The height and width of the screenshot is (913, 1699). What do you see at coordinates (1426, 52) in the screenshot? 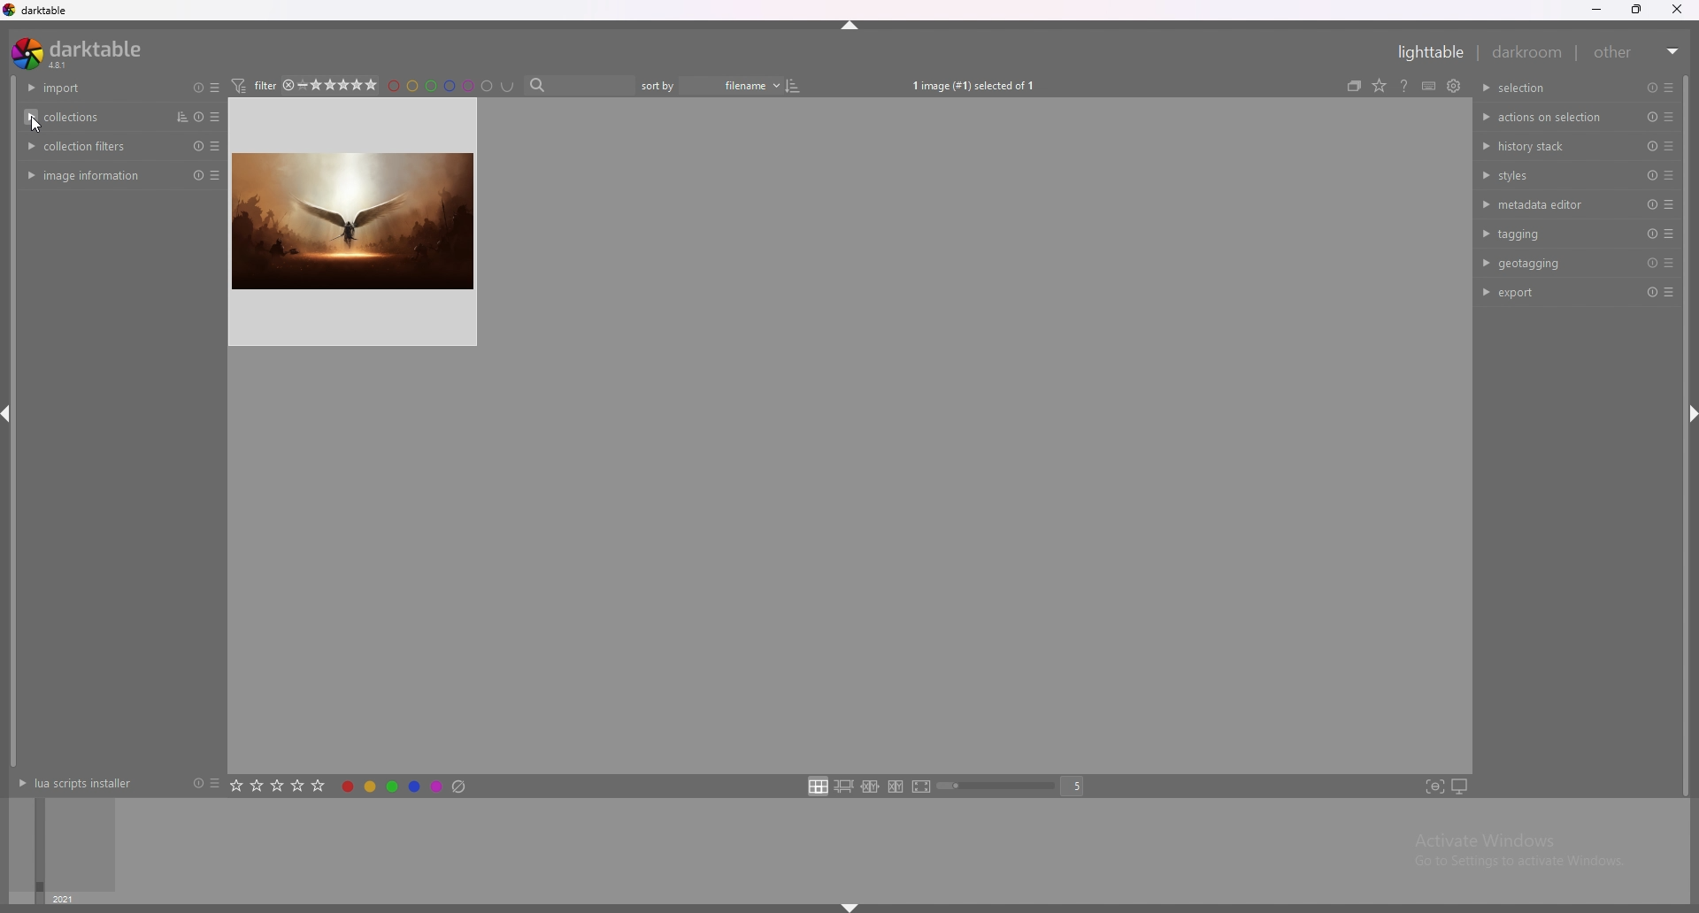
I see `lighttable` at bounding box center [1426, 52].